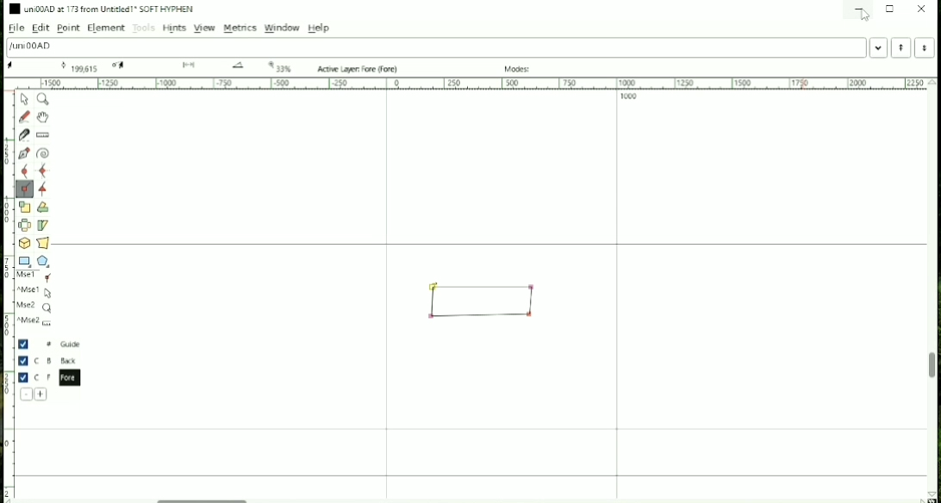 The width and height of the screenshot is (941, 503). Describe the element at coordinates (43, 208) in the screenshot. I see `Rotate the selection` at that location.